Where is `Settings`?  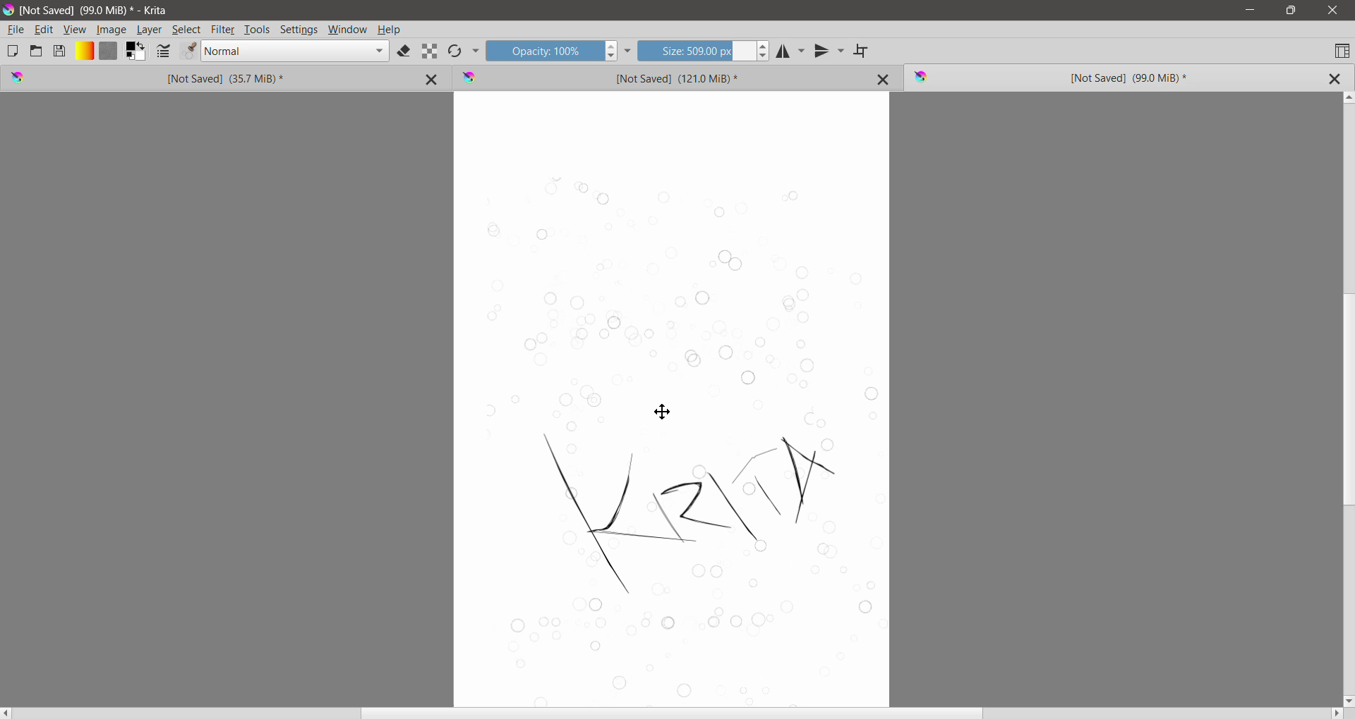
Settings is located at coordinates (299, 30).